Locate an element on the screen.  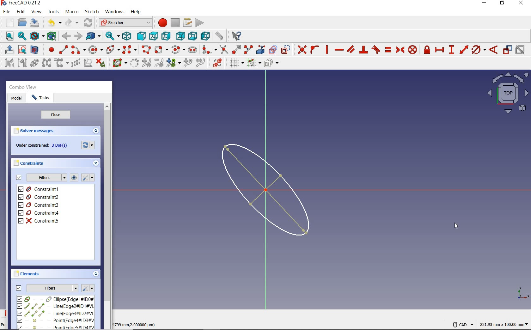
check to toggle filters is located at coordinates (19, 177).